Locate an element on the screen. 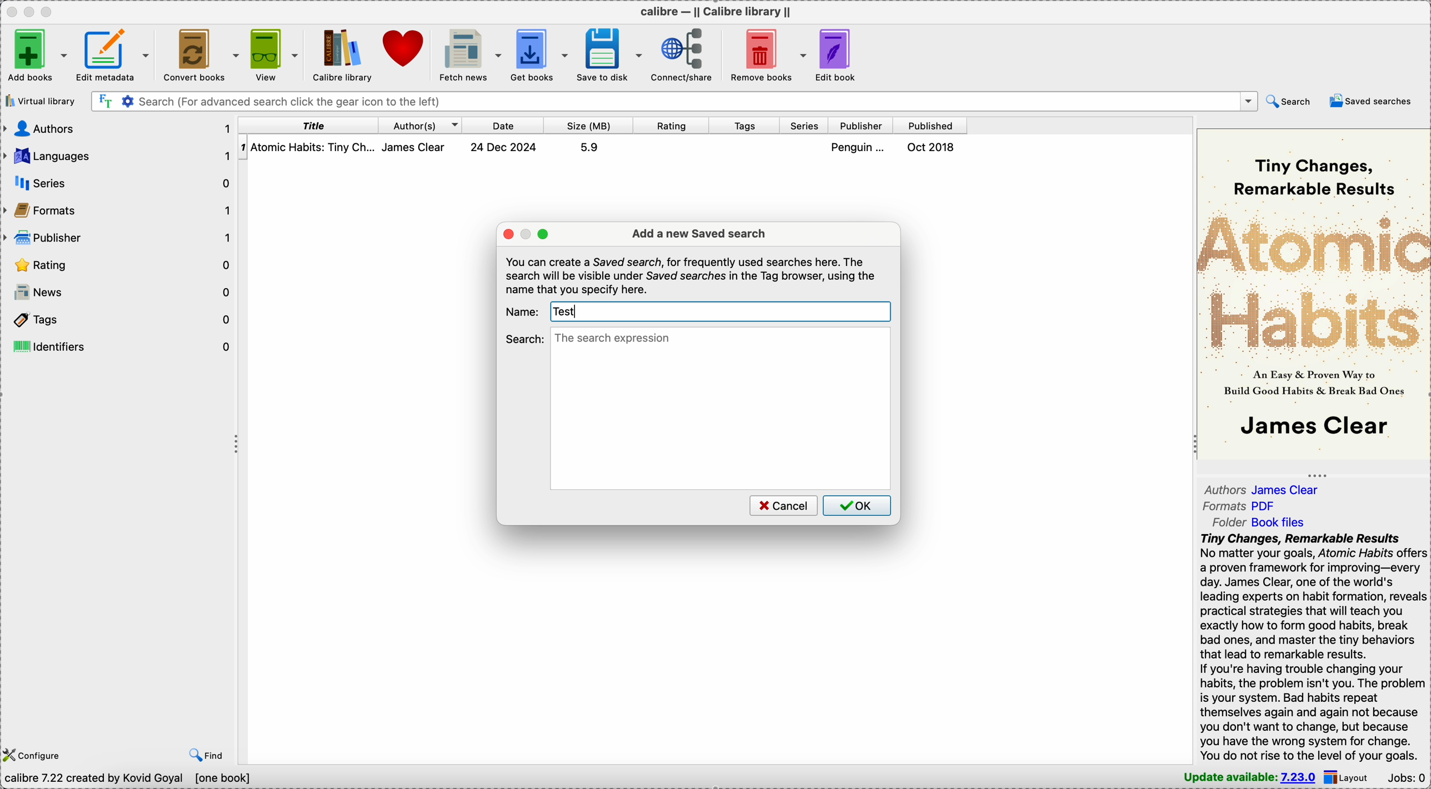 This screenshot has width=1431, height=789. minimize is located at coordinates (32, 11).